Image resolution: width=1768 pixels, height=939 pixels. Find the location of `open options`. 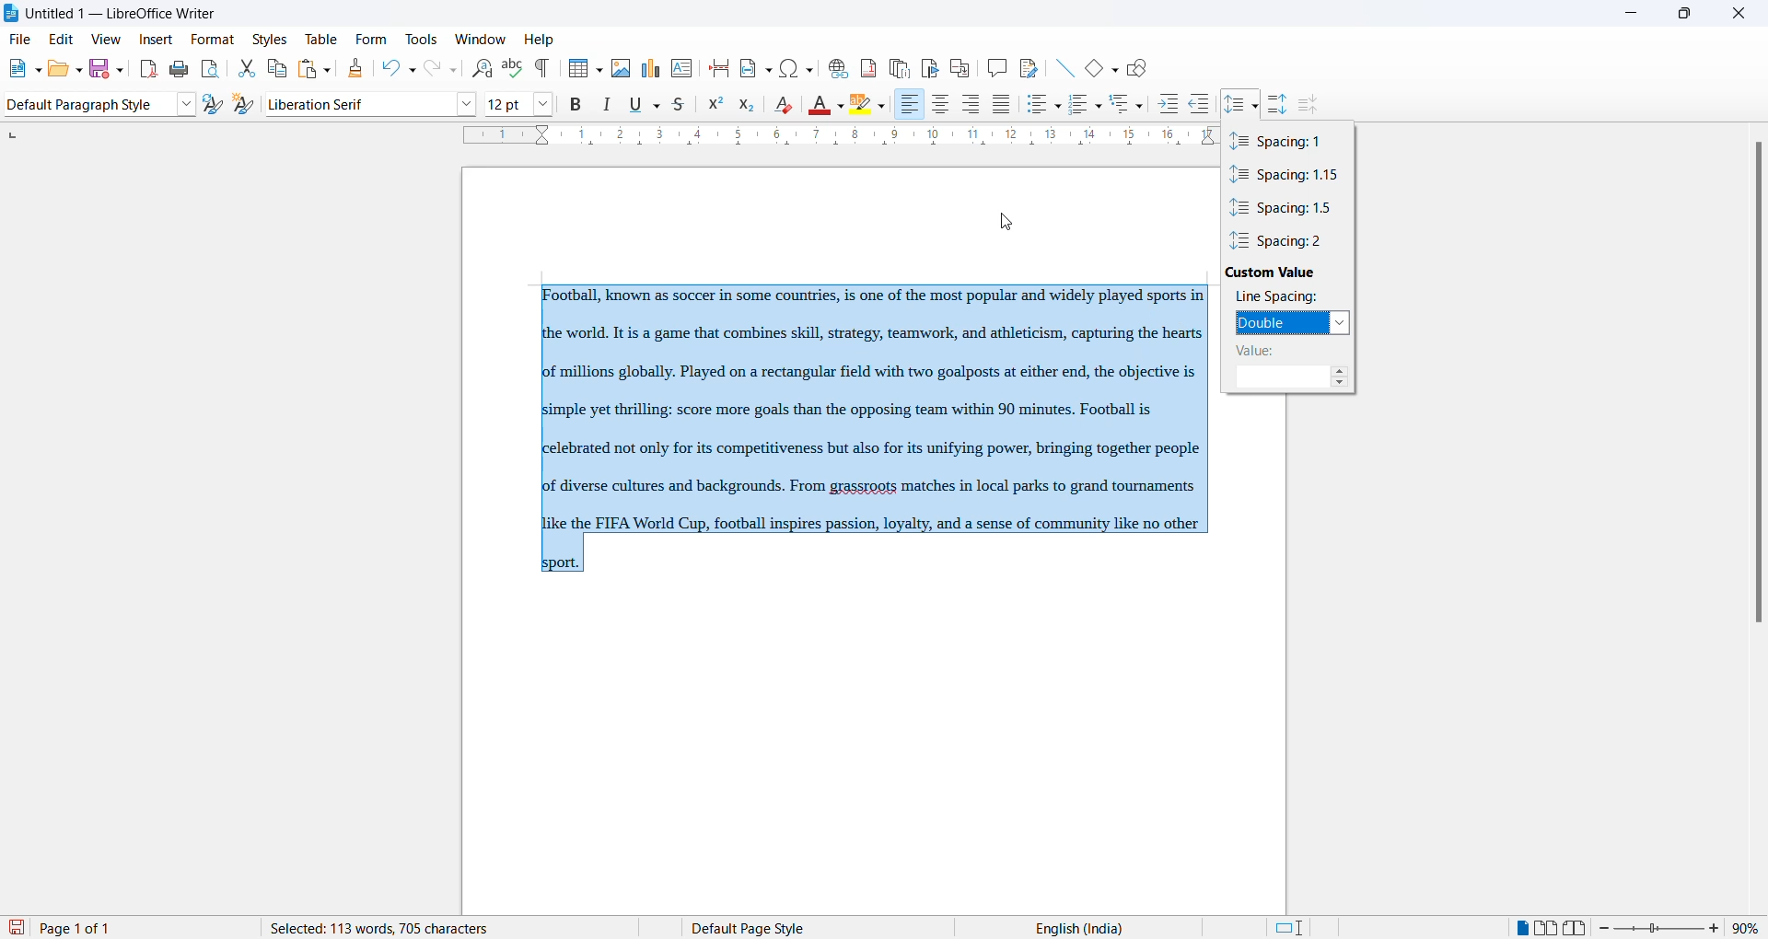

open options is located at coordinates (74, 68).